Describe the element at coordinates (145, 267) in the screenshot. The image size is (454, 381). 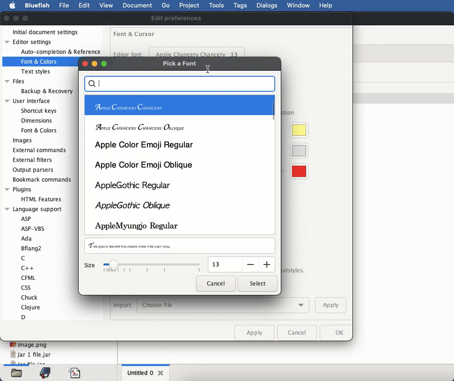
I see `size` at that location.